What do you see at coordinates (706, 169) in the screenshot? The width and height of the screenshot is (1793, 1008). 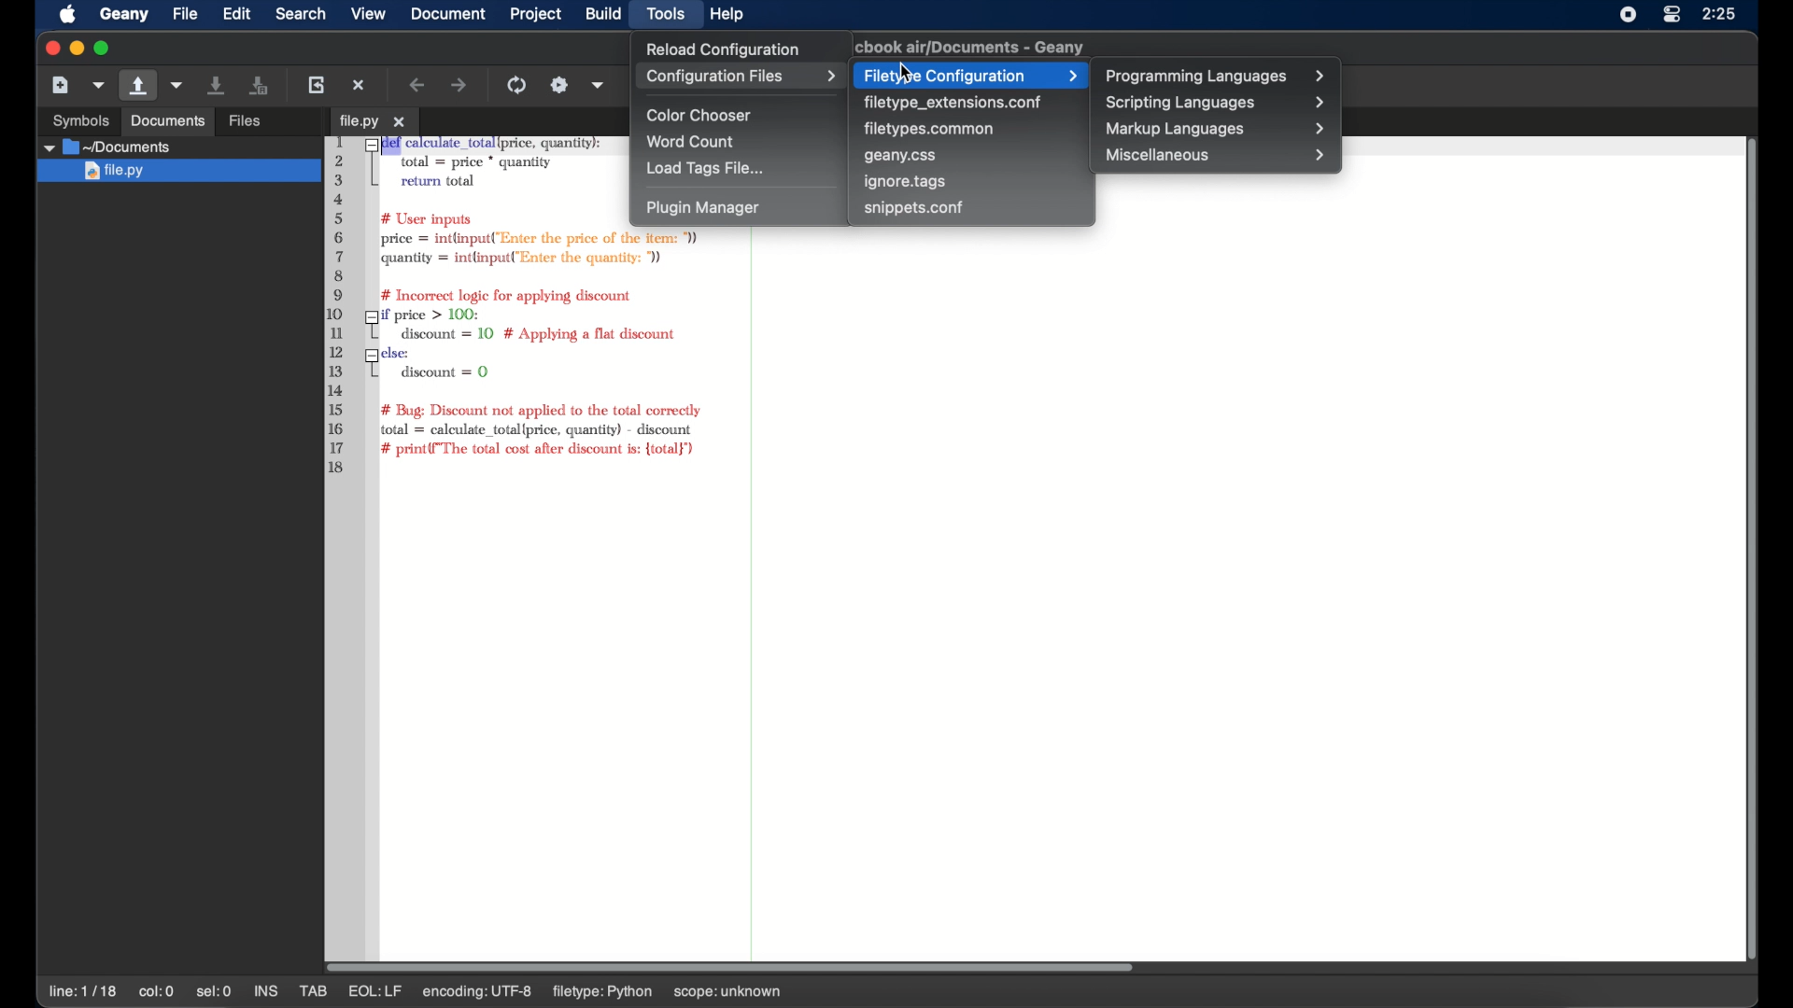 I see `load tags file..` at bounding box center [706, 169].